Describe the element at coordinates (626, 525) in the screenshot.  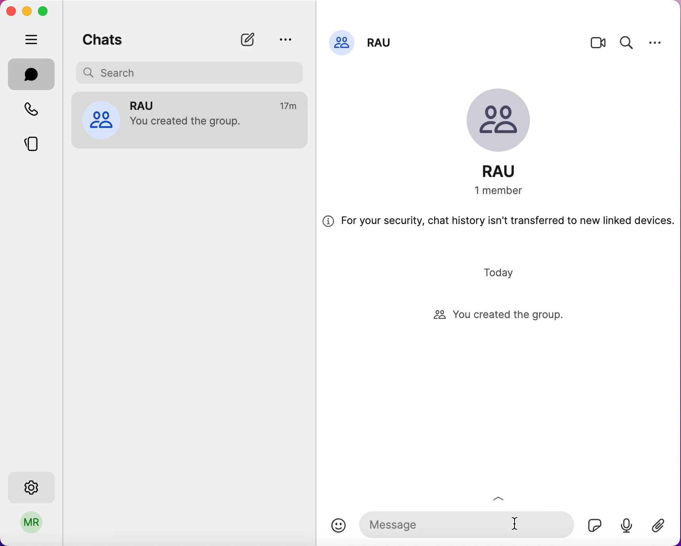
I see `record audio` at that location.